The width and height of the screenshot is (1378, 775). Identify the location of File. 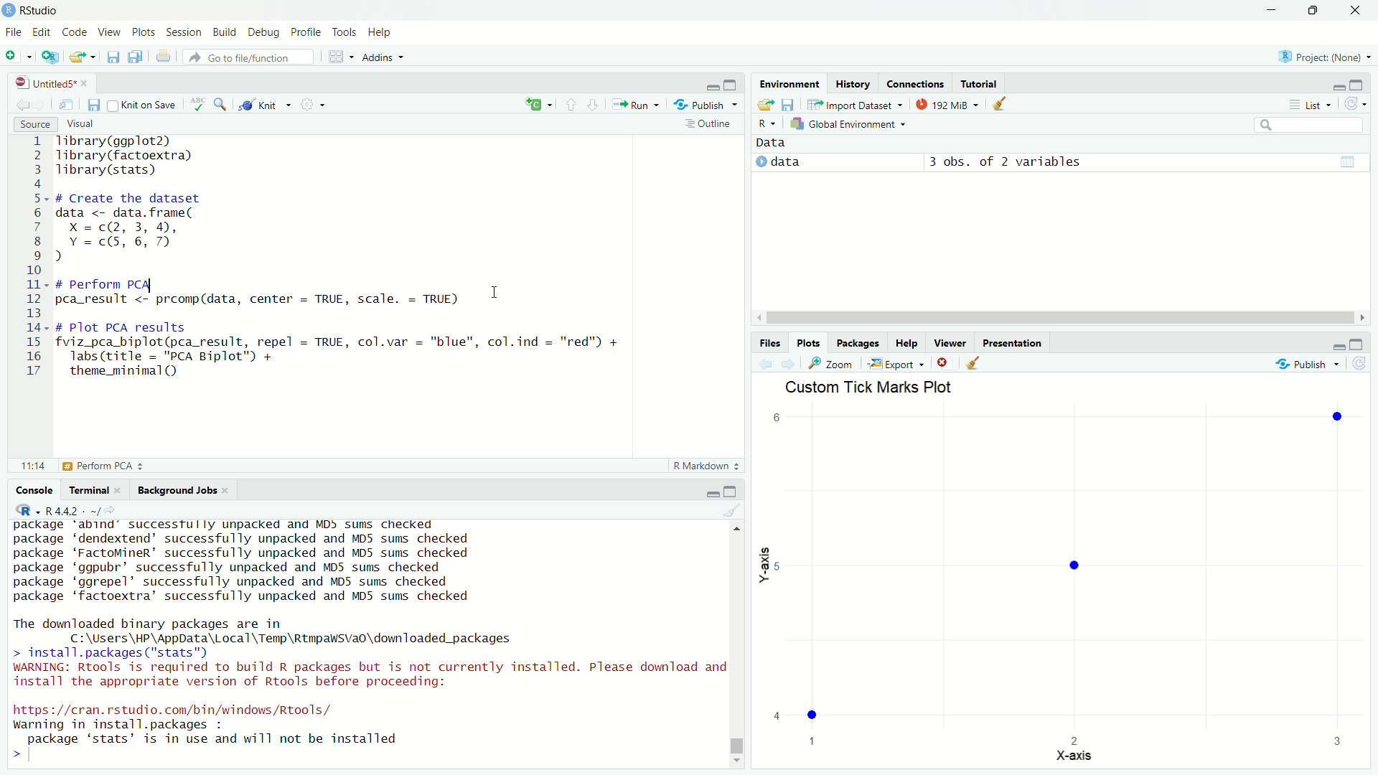
(14, 33).